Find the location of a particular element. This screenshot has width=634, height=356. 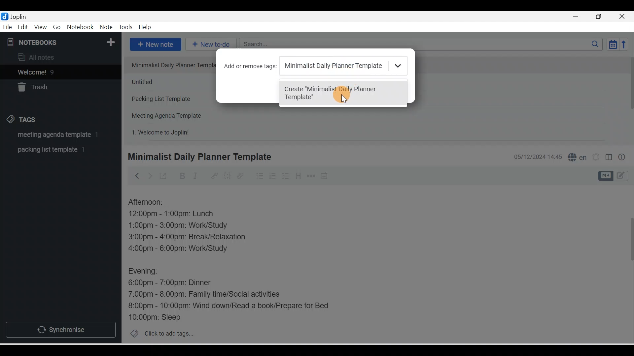

Hyperlink is located at coordinates (214, 176).